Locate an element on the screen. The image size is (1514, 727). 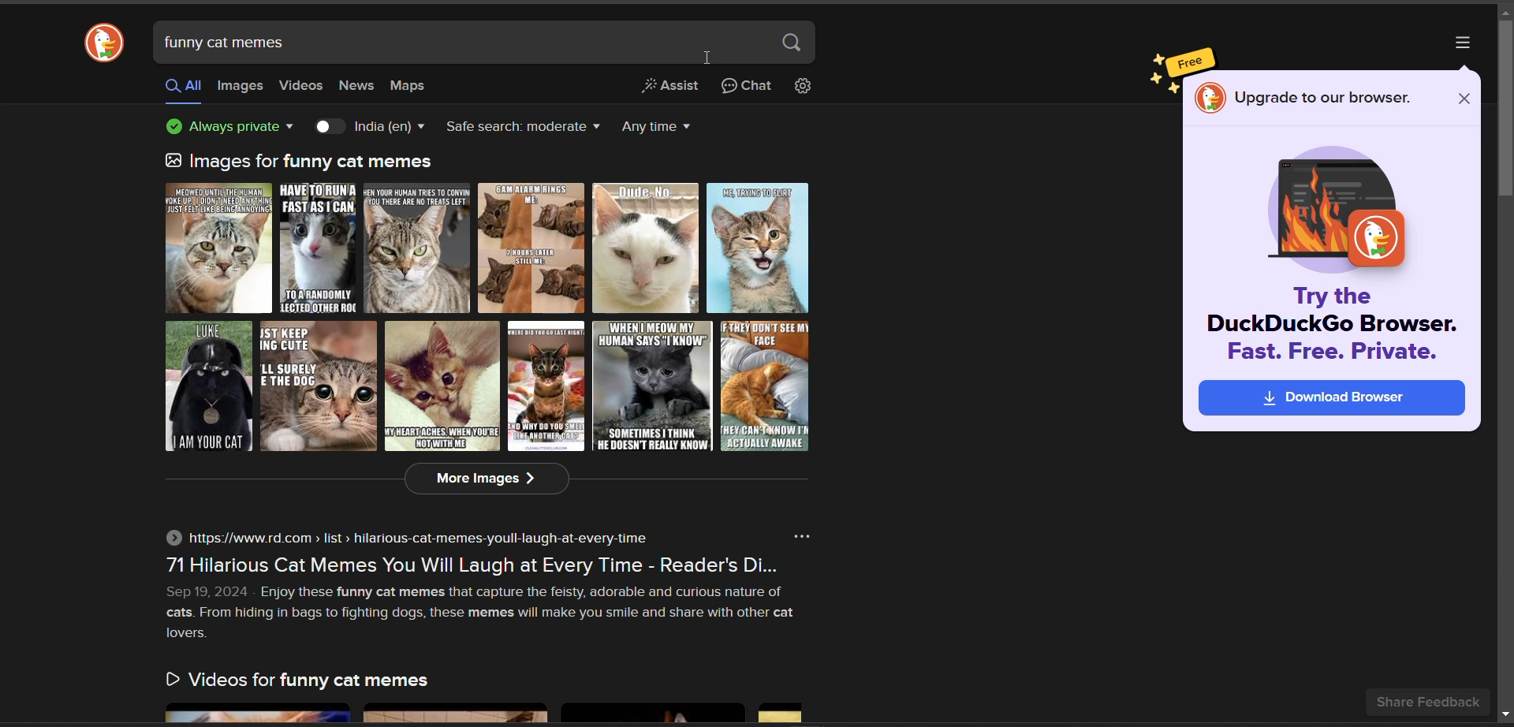
Try the
DuckDuckGo Browser.
Fast. Free. Private. is located at coordinates (1328, 328).